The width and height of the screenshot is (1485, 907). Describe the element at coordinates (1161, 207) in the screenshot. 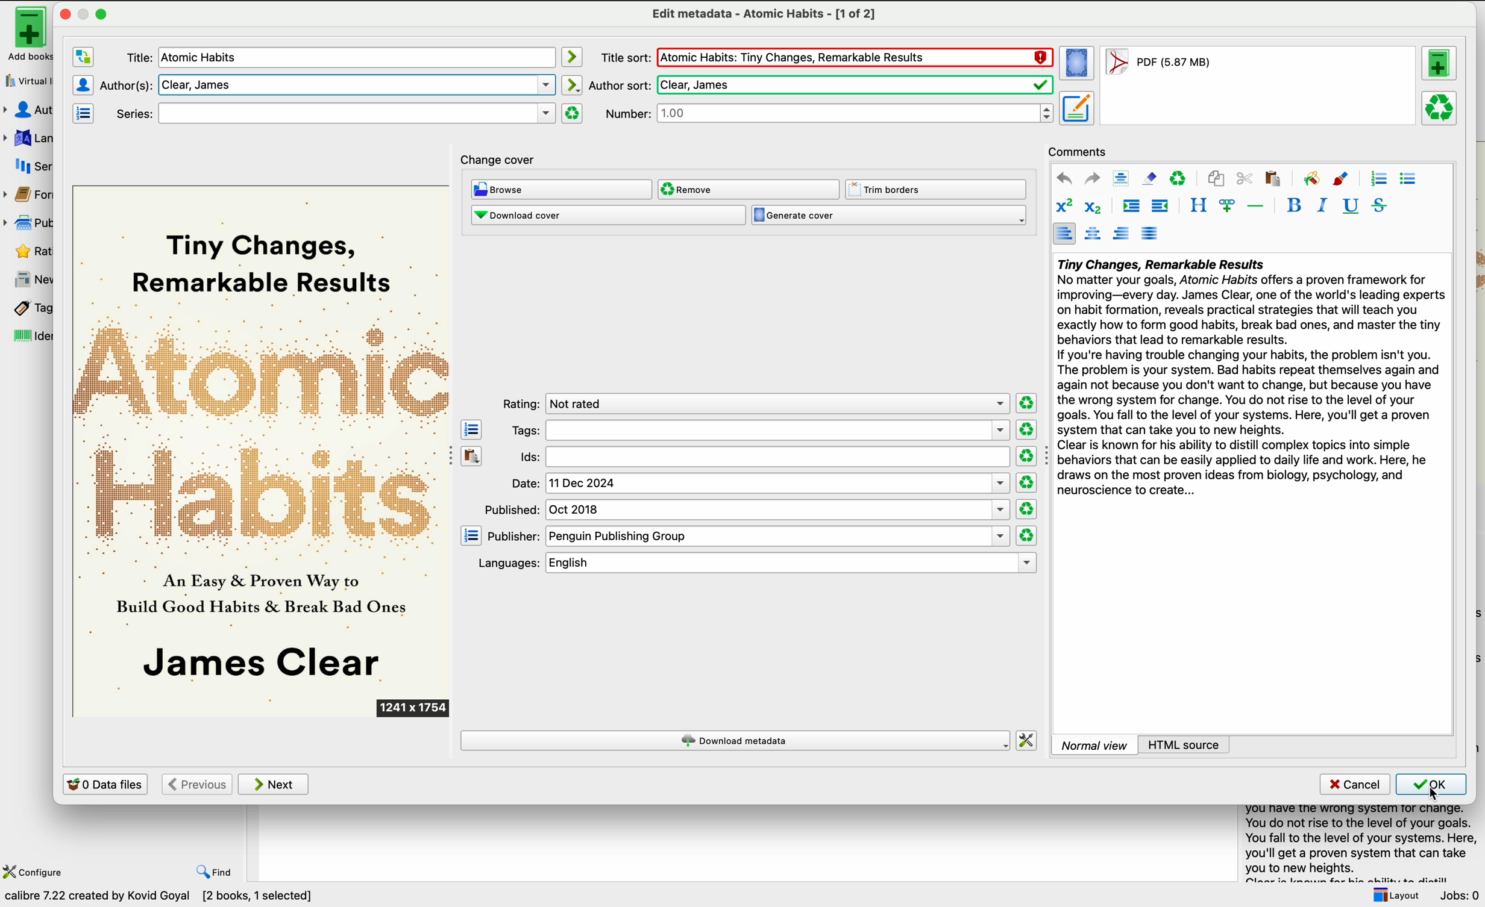

I see `decrease indentation` at that location.